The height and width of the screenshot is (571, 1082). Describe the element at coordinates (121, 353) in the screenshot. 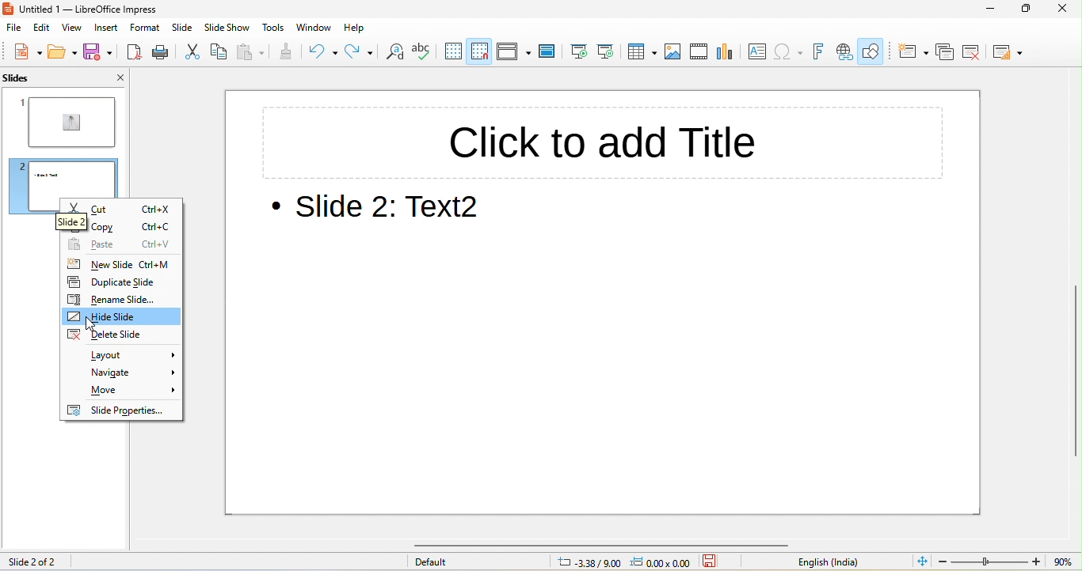

I see `layout` at that location.